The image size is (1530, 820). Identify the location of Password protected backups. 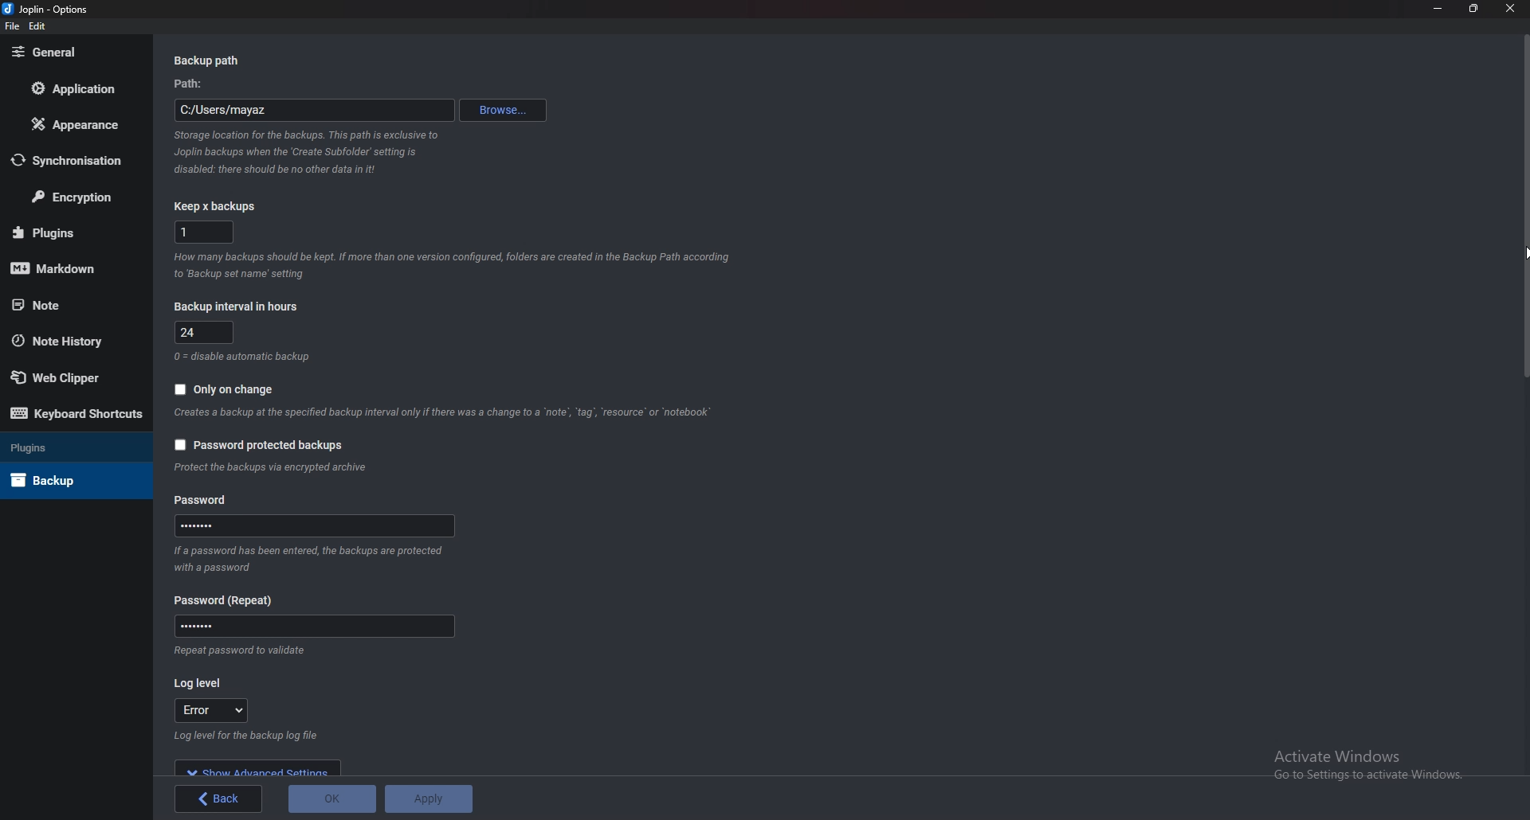
(261, 444).